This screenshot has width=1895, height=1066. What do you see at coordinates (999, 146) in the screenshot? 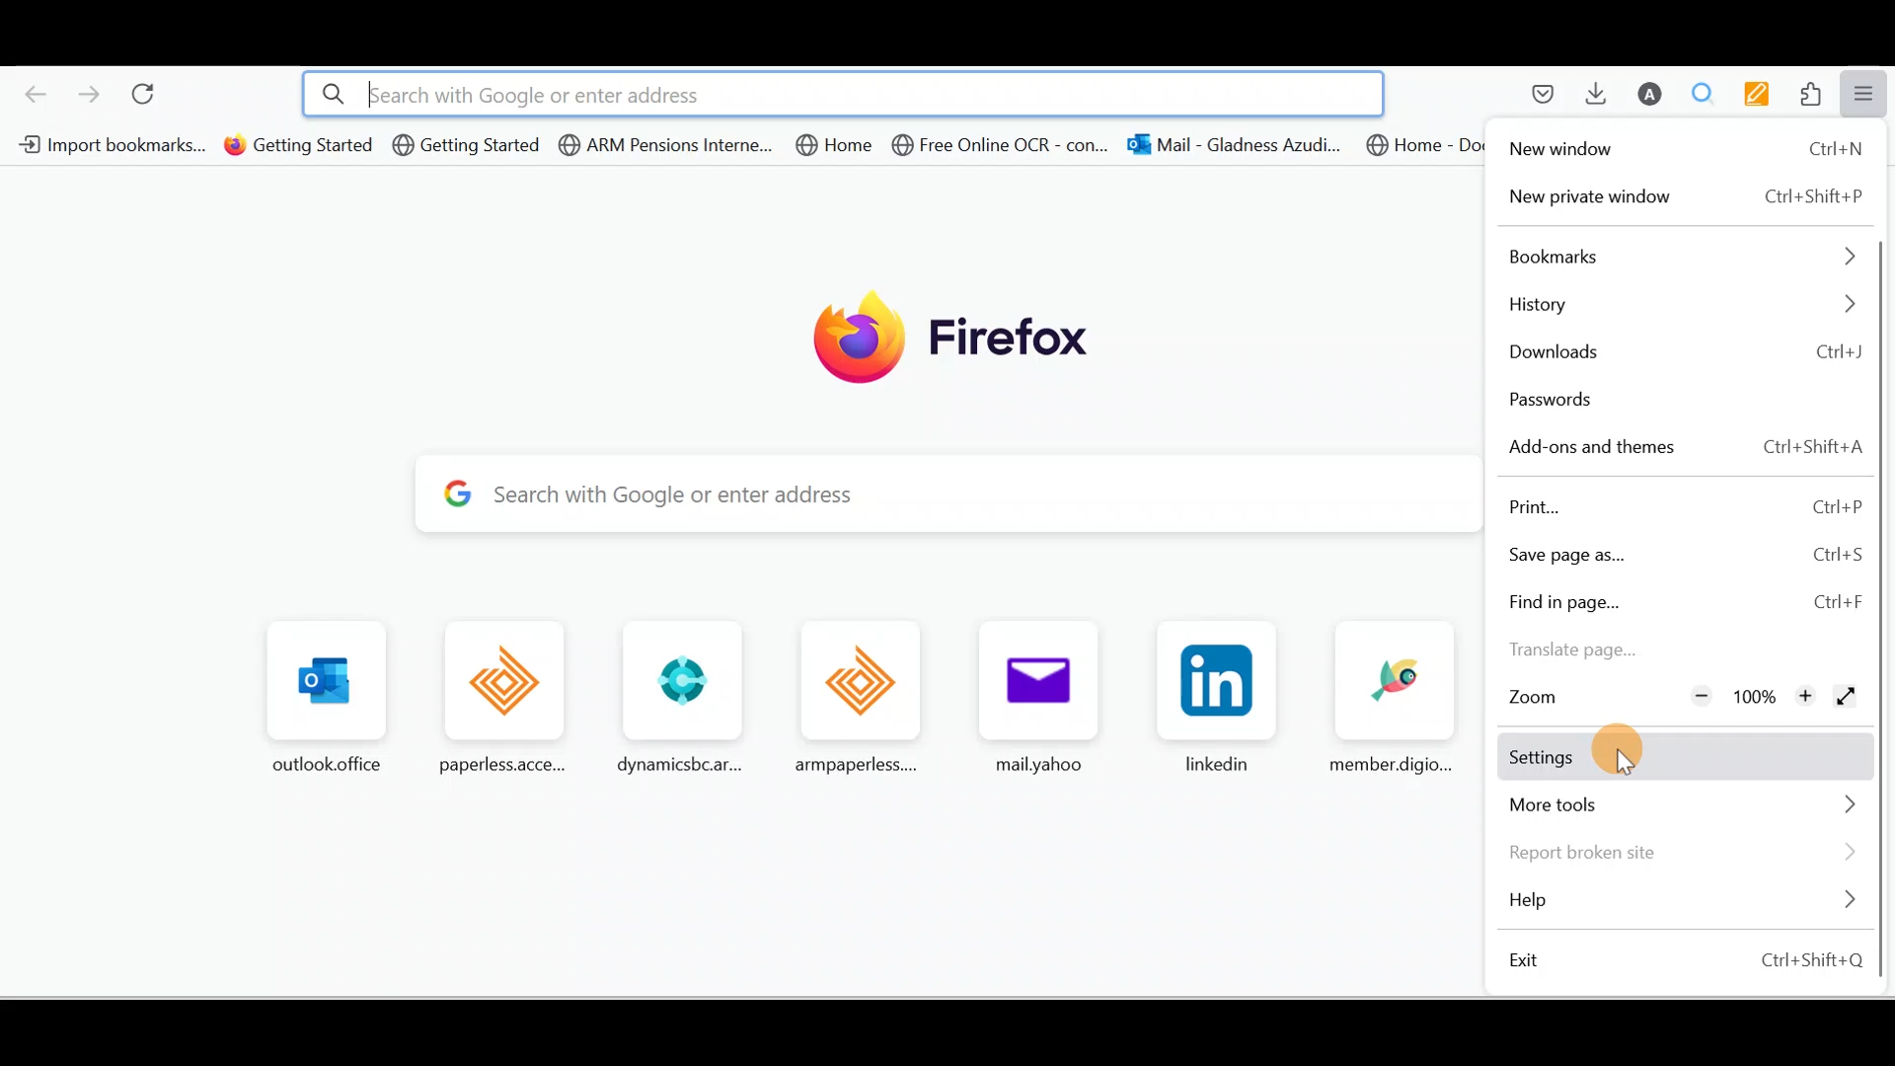
I see `Bookmark 6` at bounding box center [999, 146].